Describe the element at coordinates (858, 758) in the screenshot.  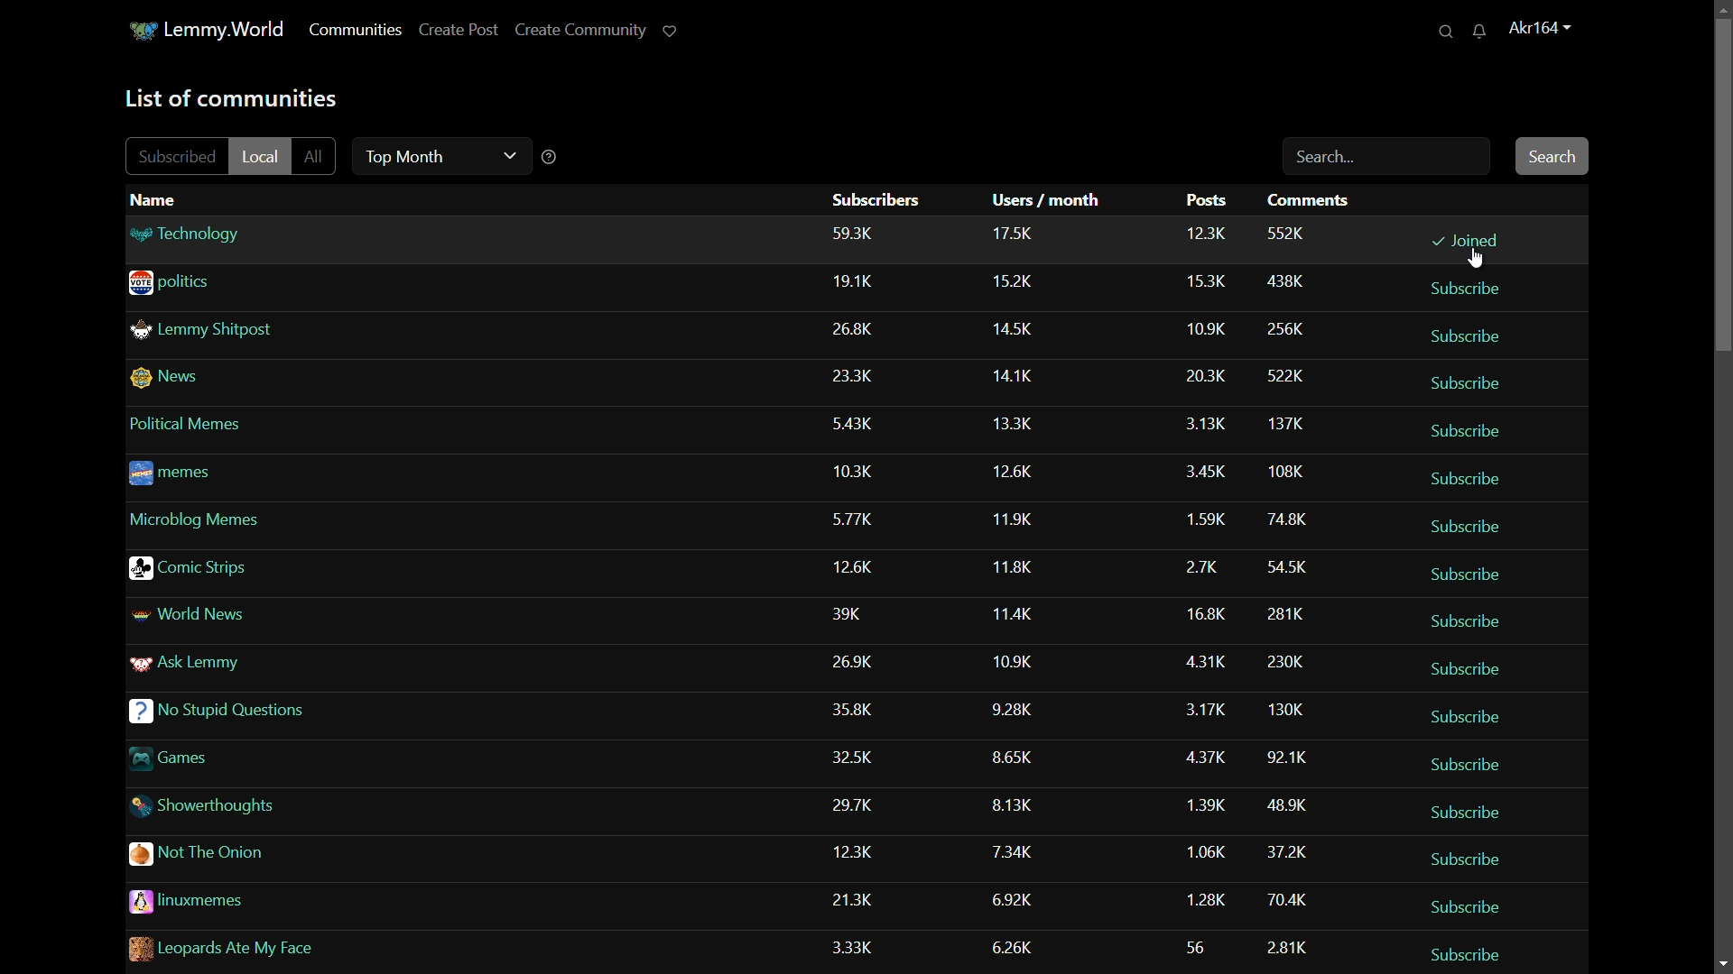
I see `subscribers` at that location.